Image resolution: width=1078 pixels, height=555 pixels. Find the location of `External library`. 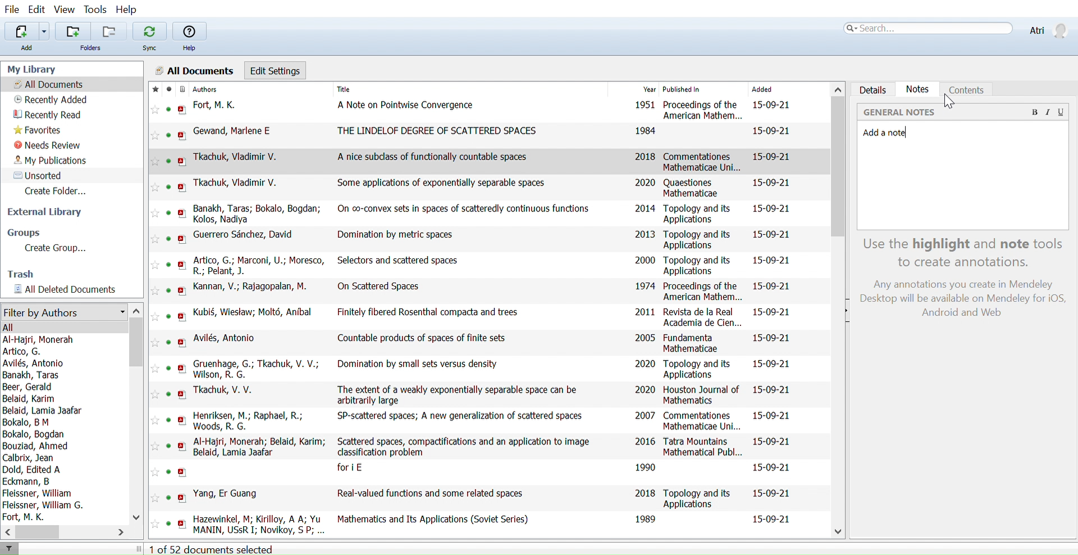

External library is located at coordinates (45, 212).